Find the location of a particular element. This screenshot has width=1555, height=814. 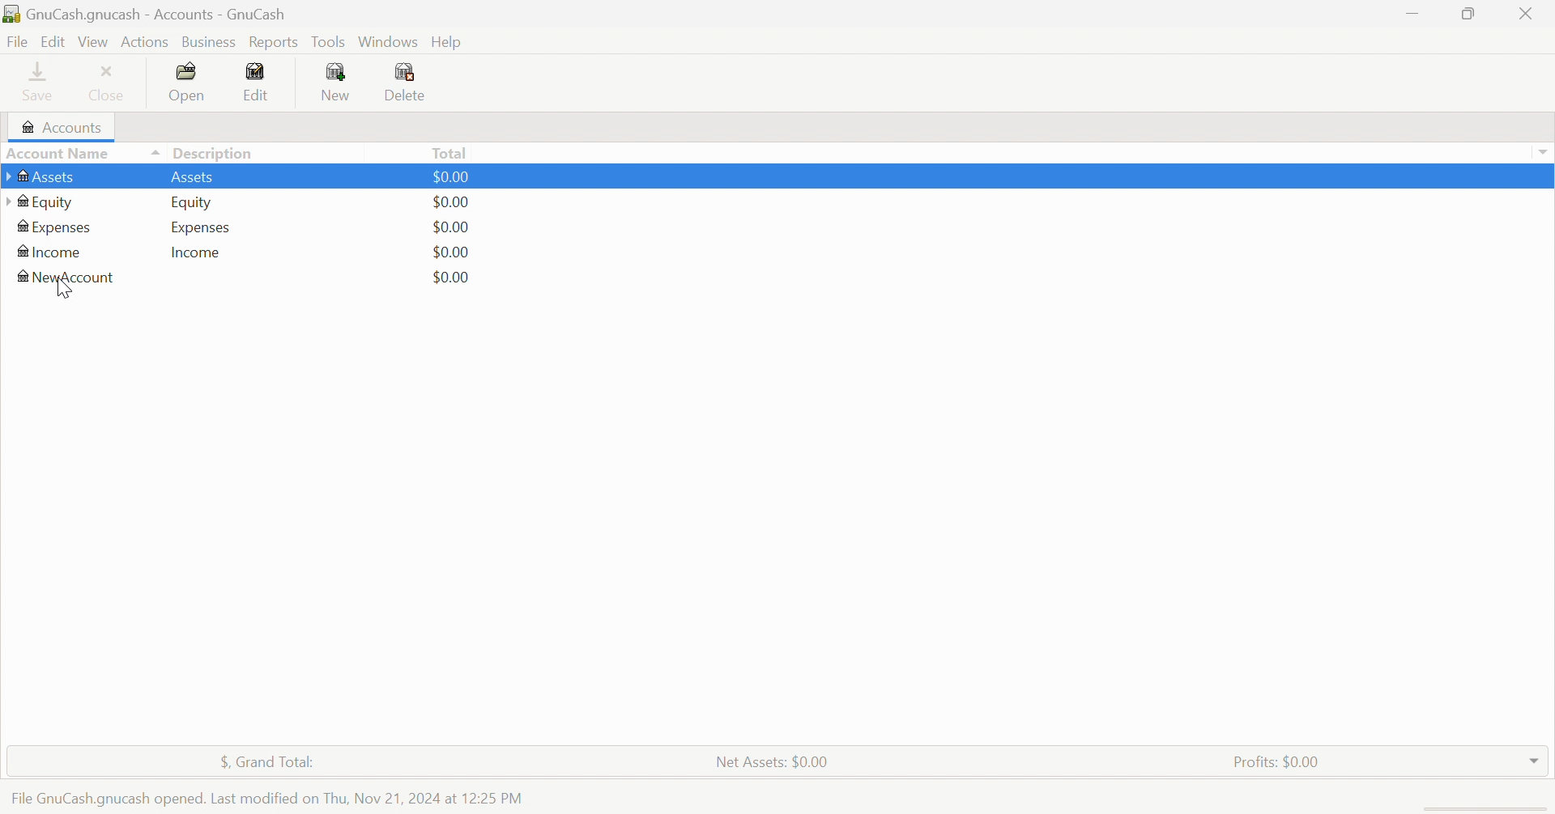

$0.00 is located at coordinates (453, 227).